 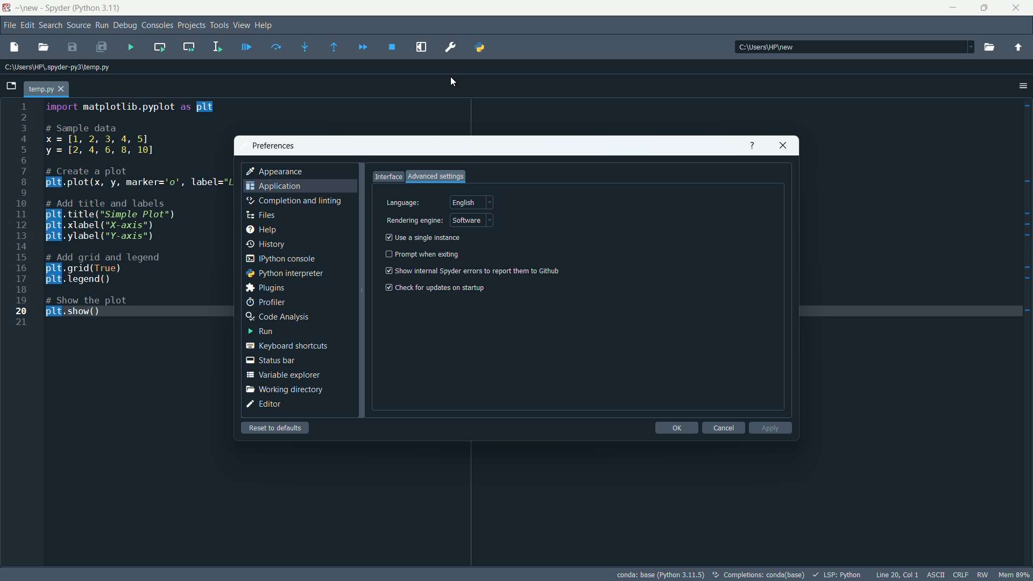 What do you see at coordinates (160, 47) in the screenshot?
I see `run current cell` at bounding box center [160, 47].